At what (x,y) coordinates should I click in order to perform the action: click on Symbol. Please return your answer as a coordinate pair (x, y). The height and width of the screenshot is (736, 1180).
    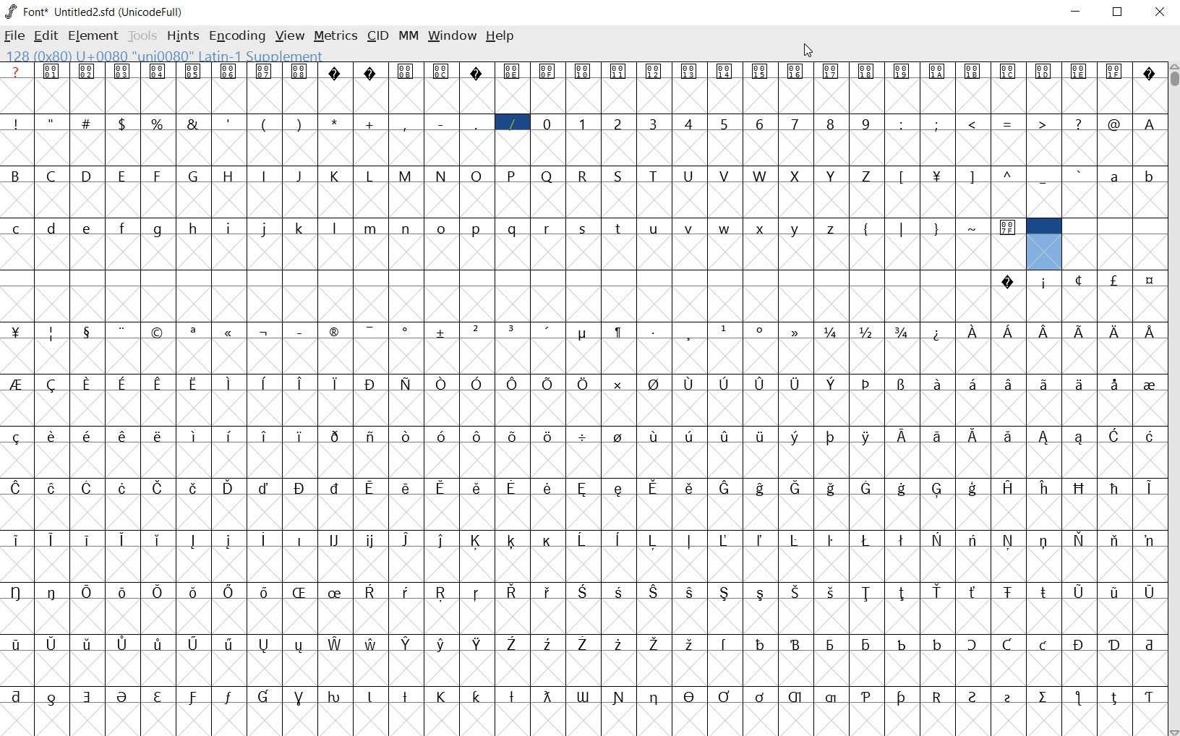
    Looking at the image, I should click on (232, 591).